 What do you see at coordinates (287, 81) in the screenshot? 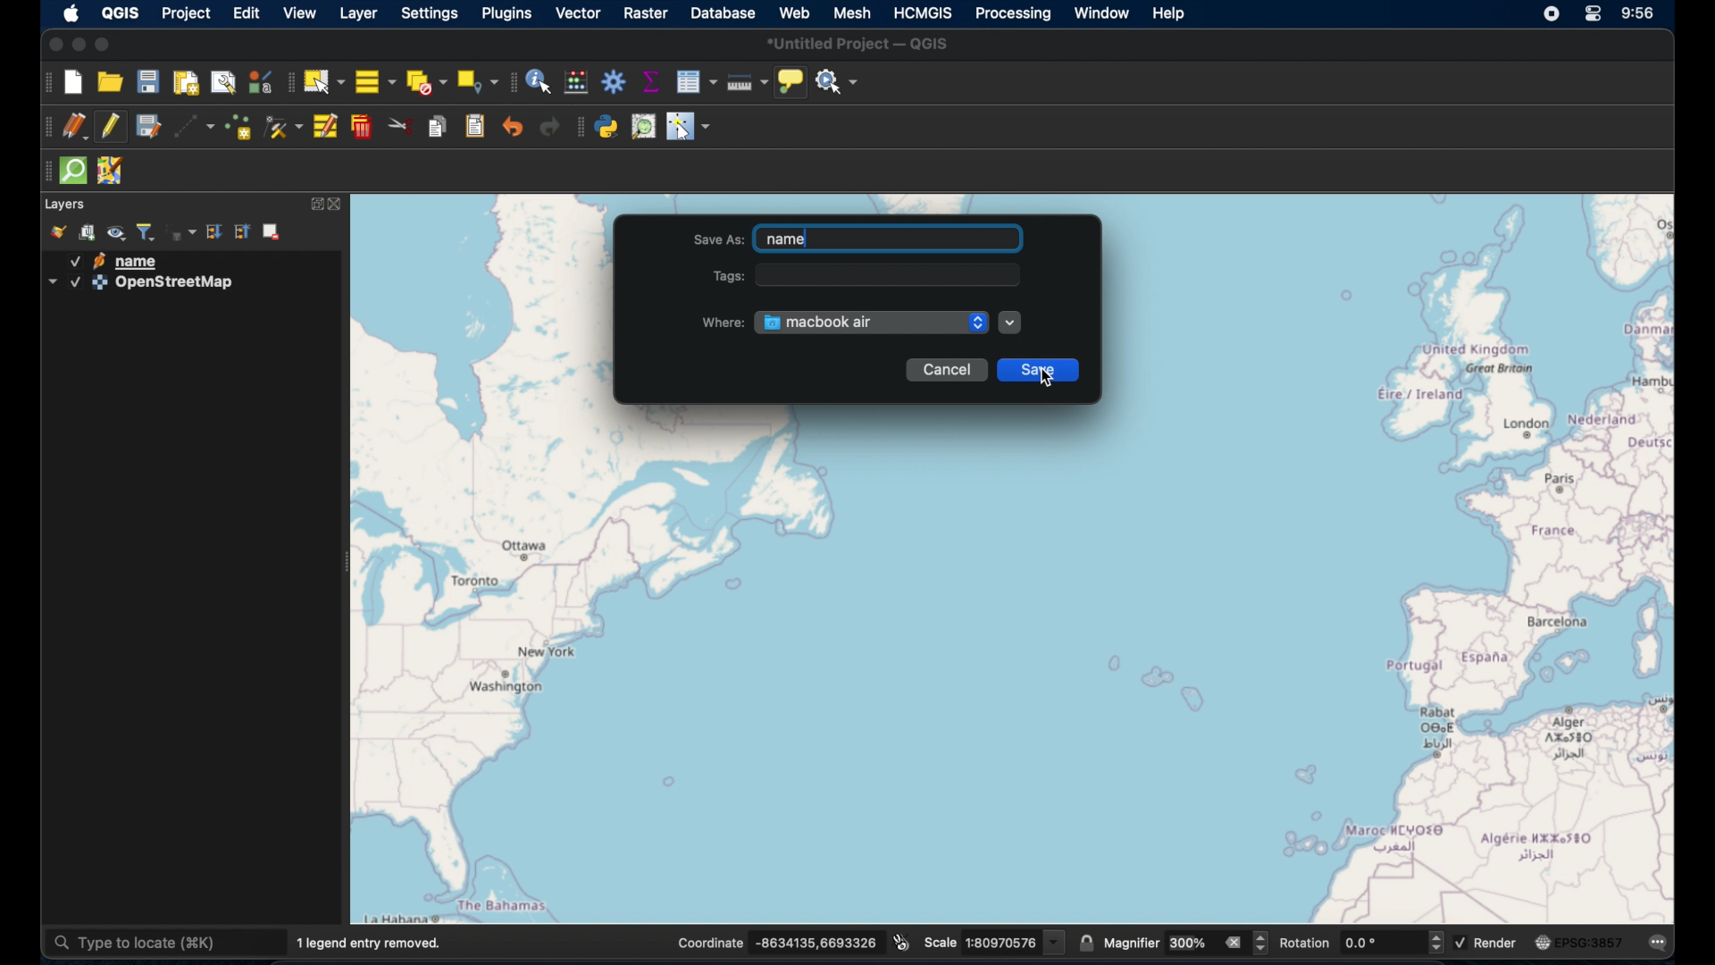
I see `selection toolbar` at bounding box center [287, 81].